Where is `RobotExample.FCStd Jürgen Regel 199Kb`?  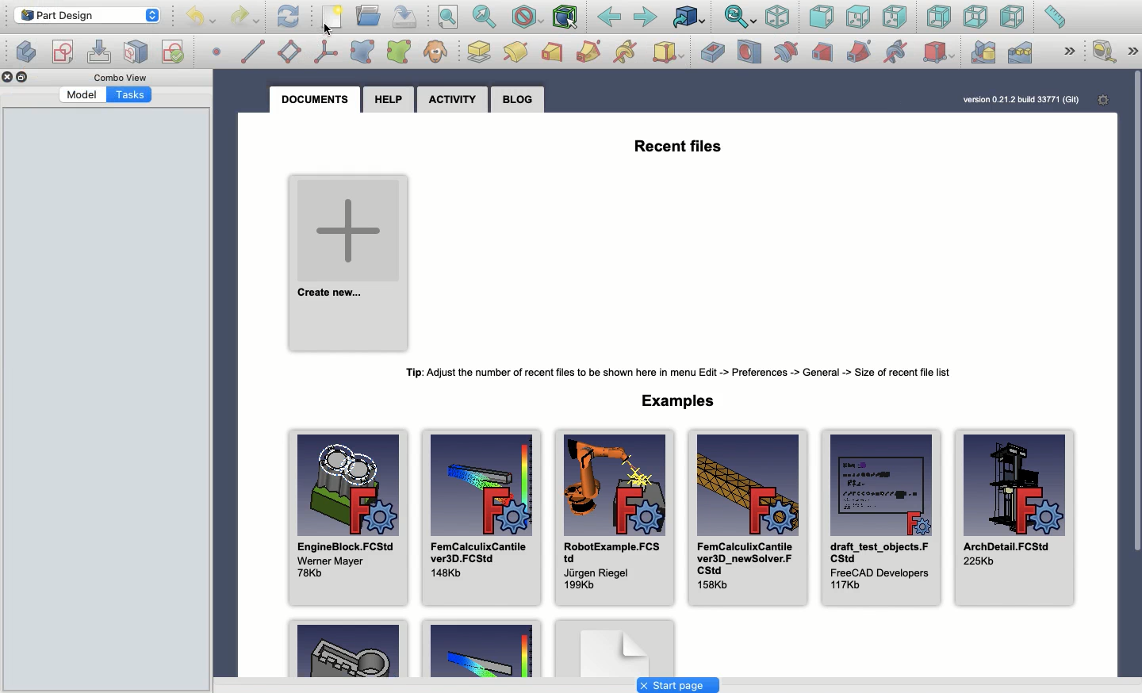
RobotExample.FCStd Jürgen Regel 199Kb is located at coordinates (613, 517).